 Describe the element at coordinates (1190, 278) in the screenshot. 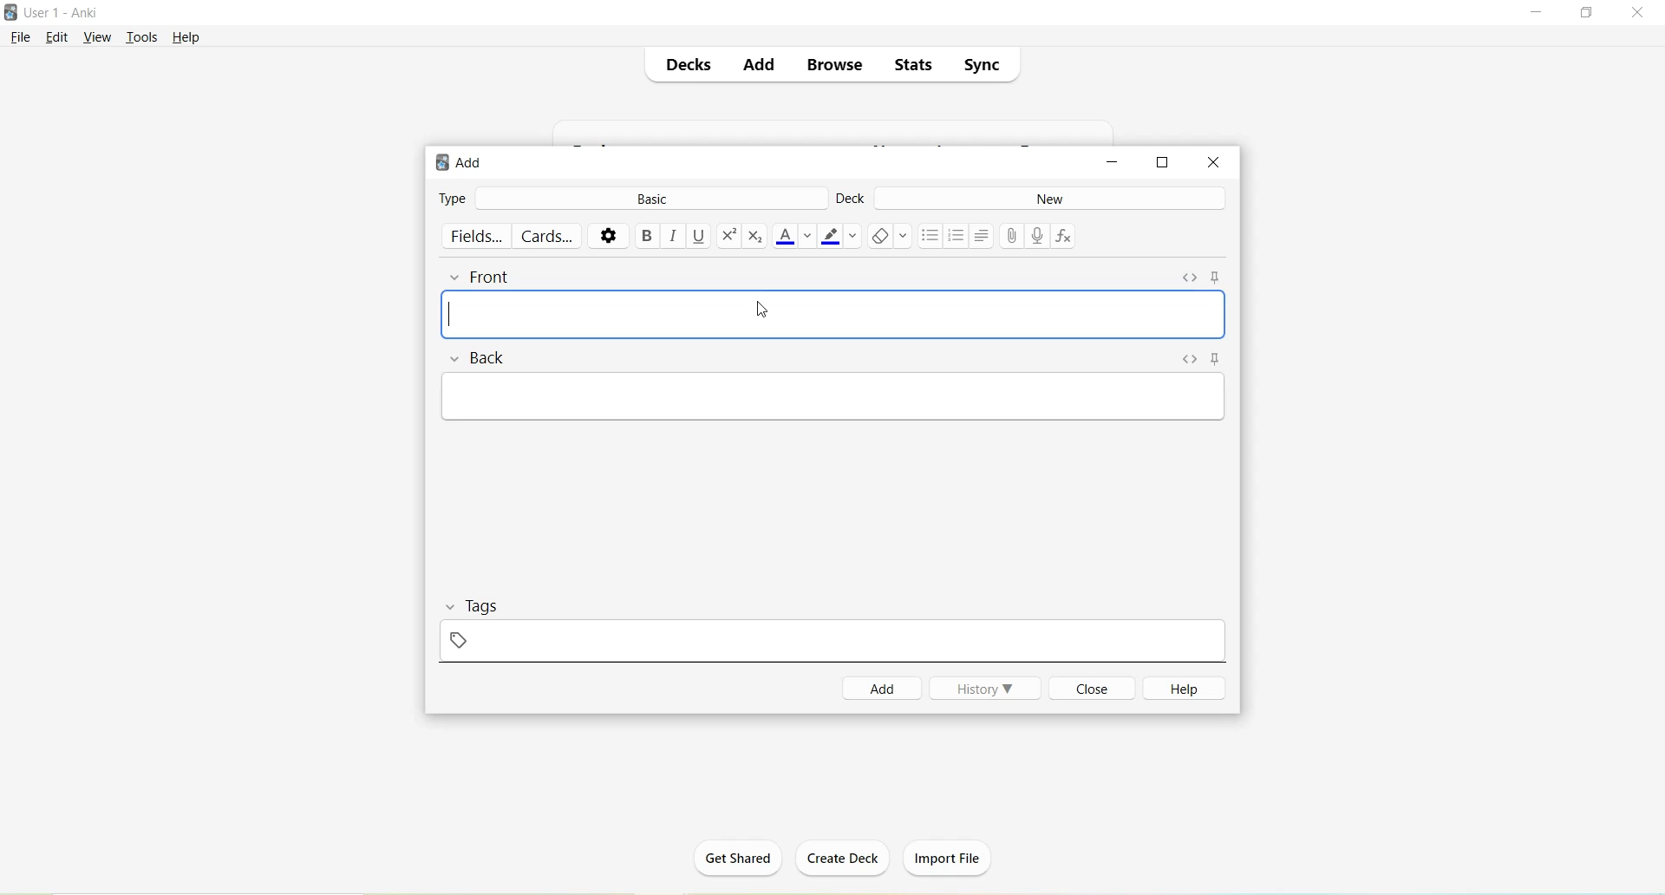

I see `Toggle HTML Editor` at that location.